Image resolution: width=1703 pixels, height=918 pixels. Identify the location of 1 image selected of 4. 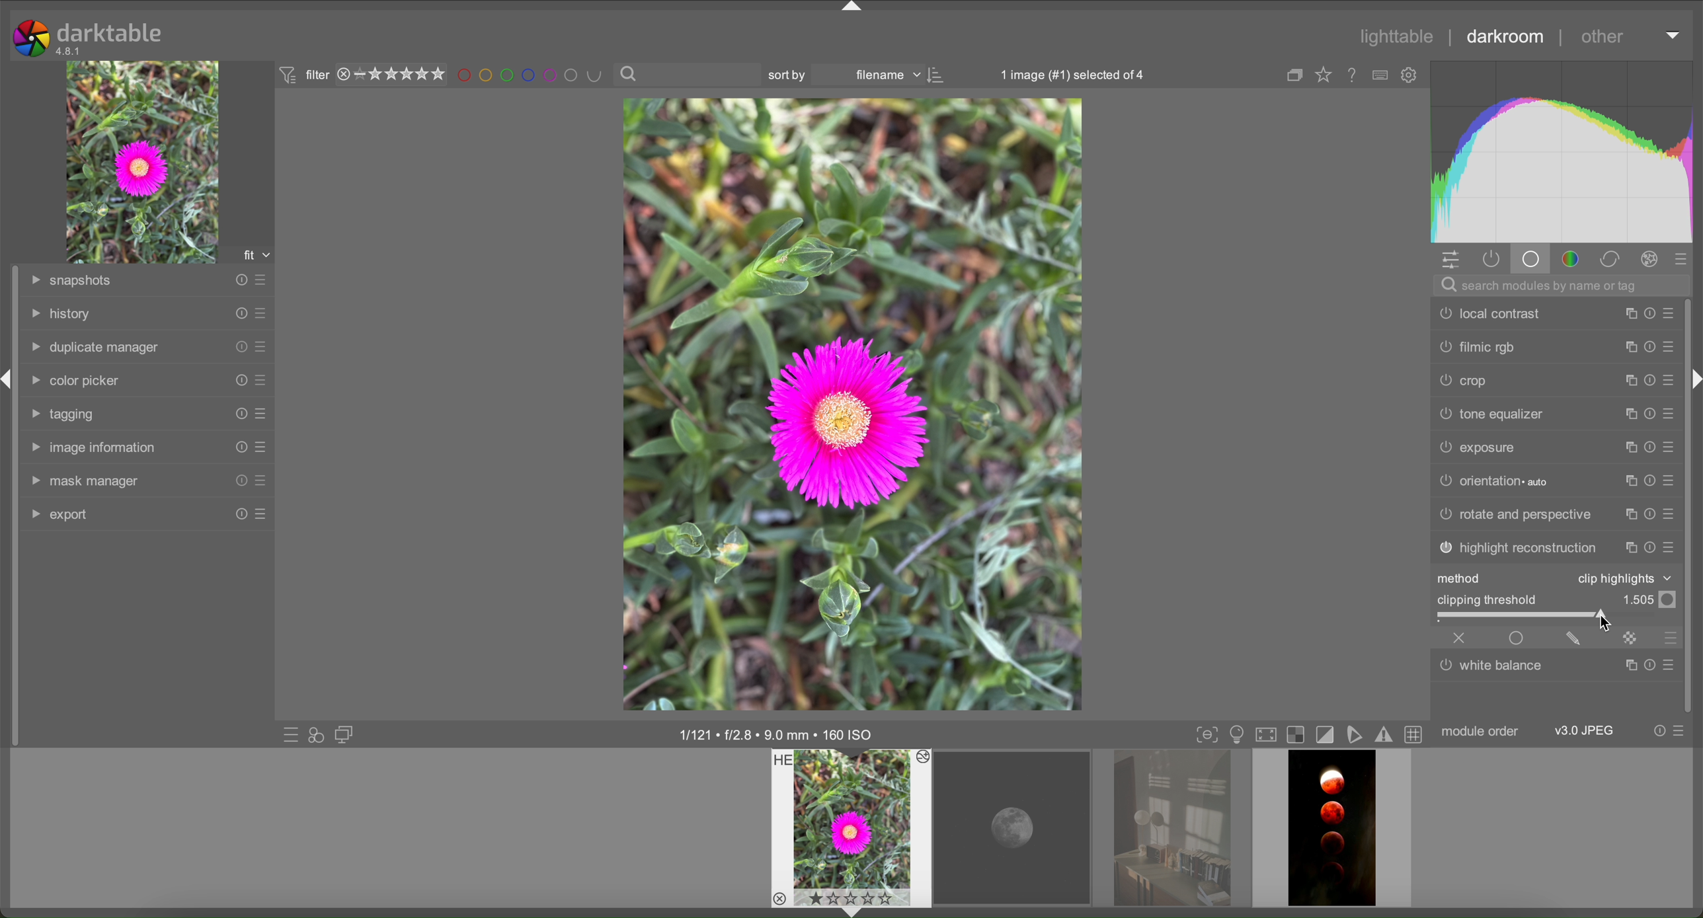
(1066, 74).